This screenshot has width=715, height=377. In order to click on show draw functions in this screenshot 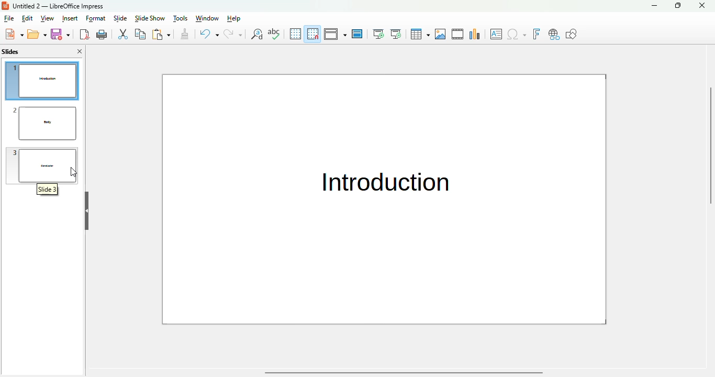, I will do `click(572, 34)`.